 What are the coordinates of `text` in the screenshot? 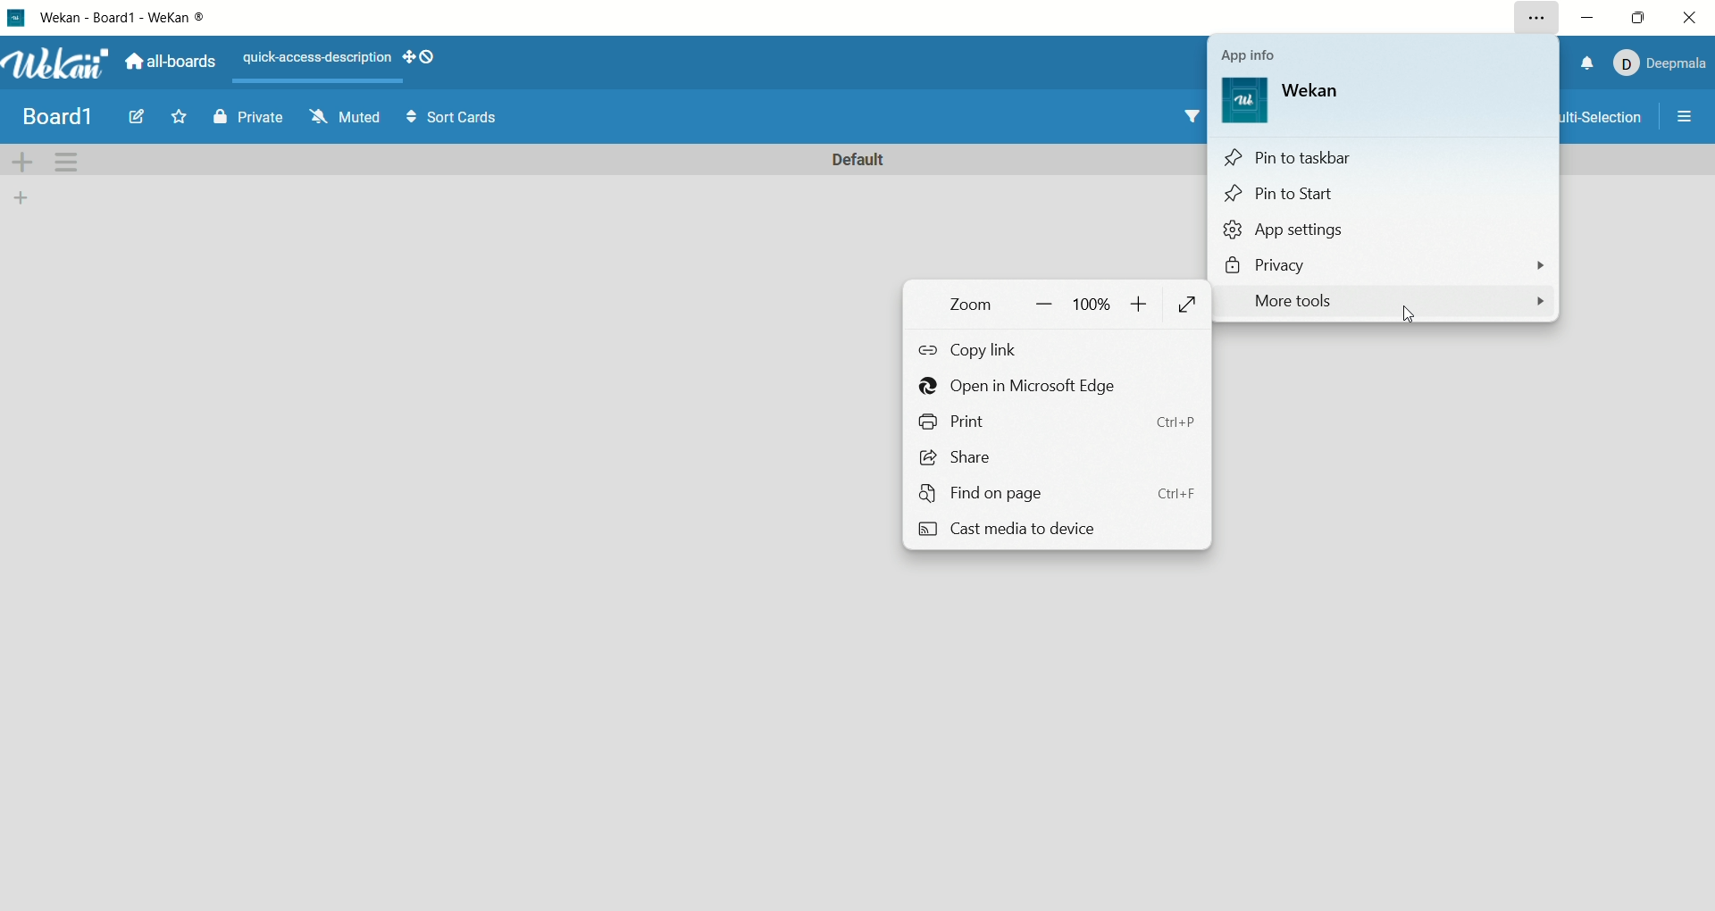 It's located at (315, 55).